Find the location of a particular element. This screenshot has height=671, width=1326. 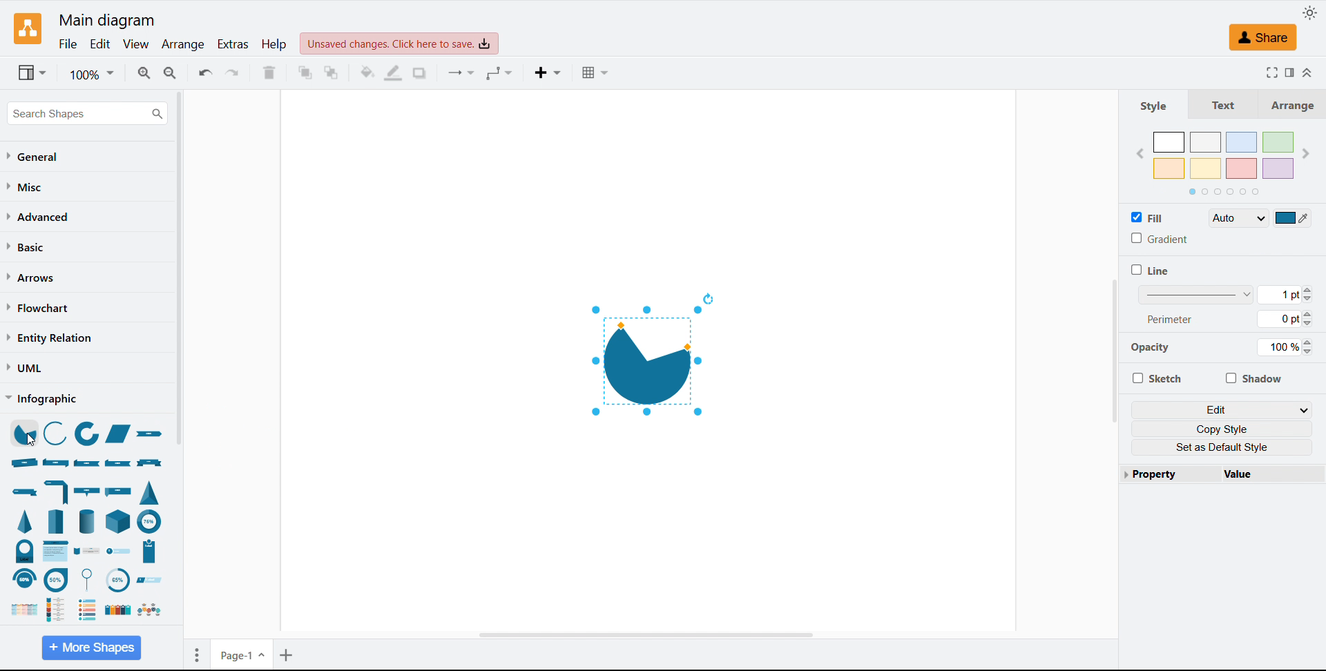

To front  is located at coordinates (305, 72).